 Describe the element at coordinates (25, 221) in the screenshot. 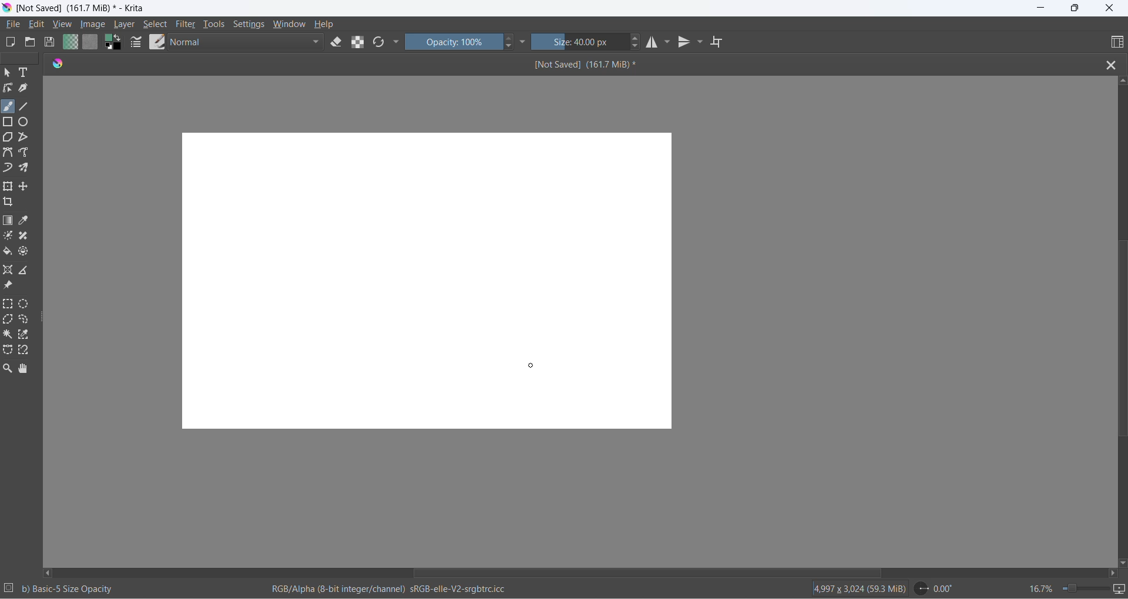

I see `sample a color` at that location.